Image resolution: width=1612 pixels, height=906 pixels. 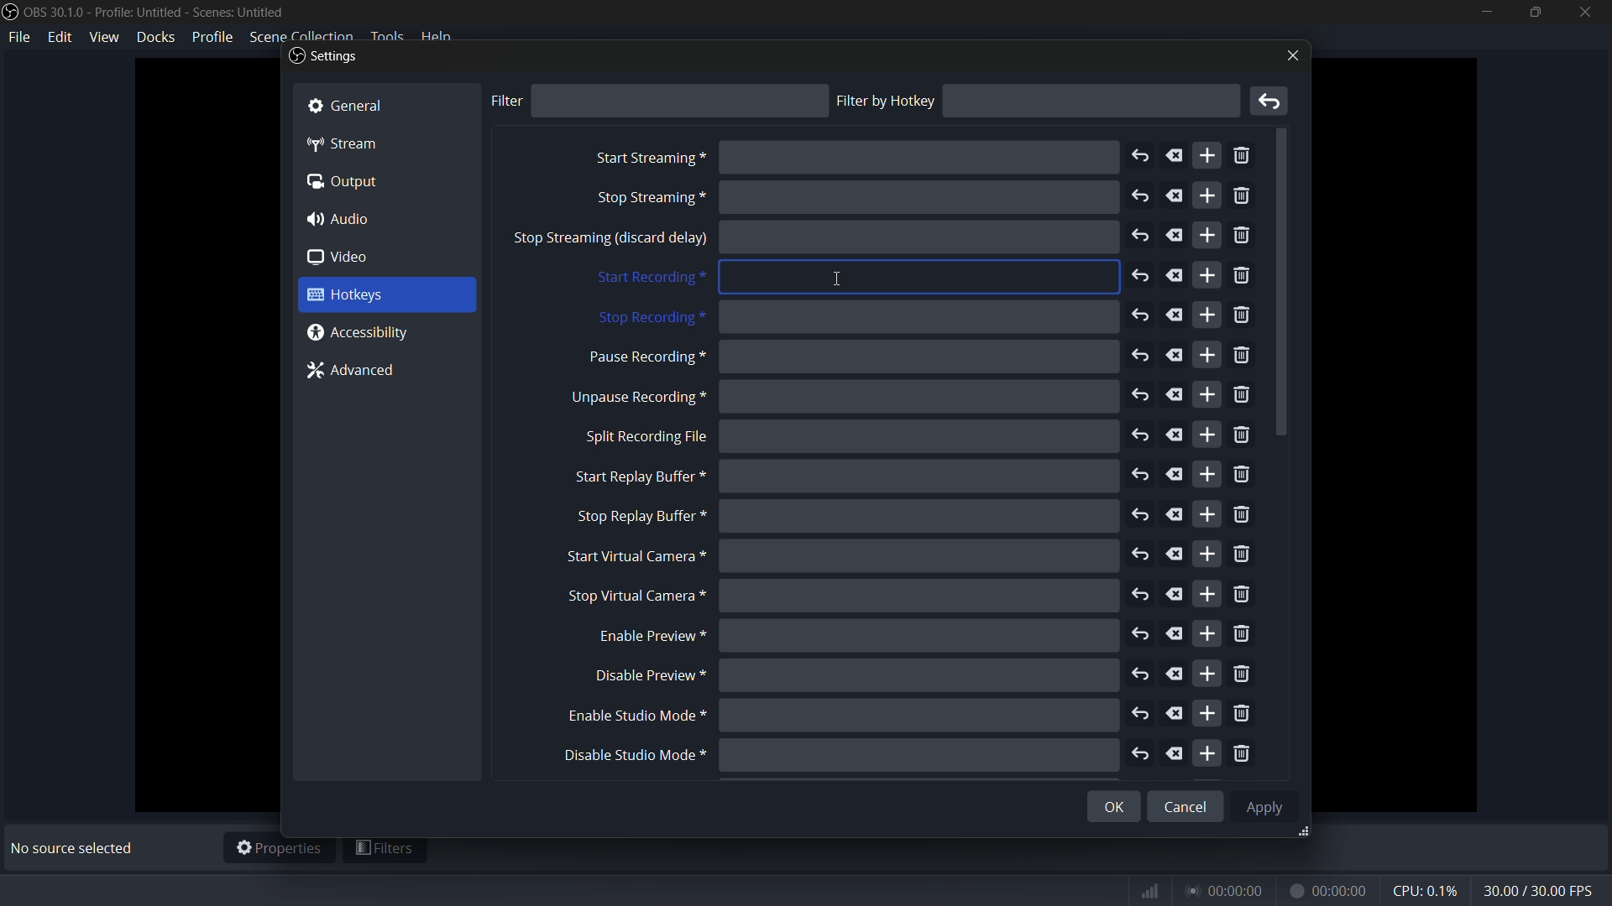 I want to click on view menu, so click(x=104, y=36).